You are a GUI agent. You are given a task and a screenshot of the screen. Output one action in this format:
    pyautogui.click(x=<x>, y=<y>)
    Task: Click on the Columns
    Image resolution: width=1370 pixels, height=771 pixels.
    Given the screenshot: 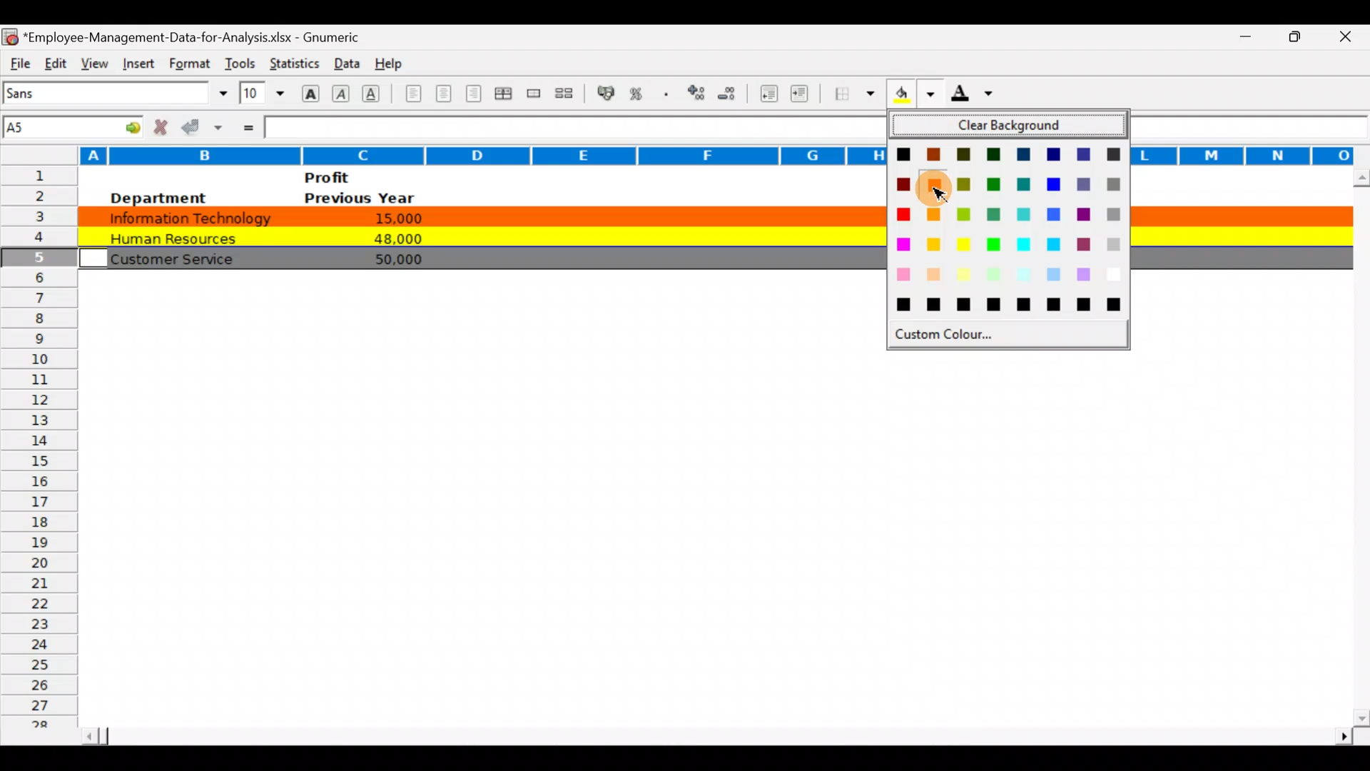 What is the action you would take?
    pyautogui.click(x=440, y=153)
    